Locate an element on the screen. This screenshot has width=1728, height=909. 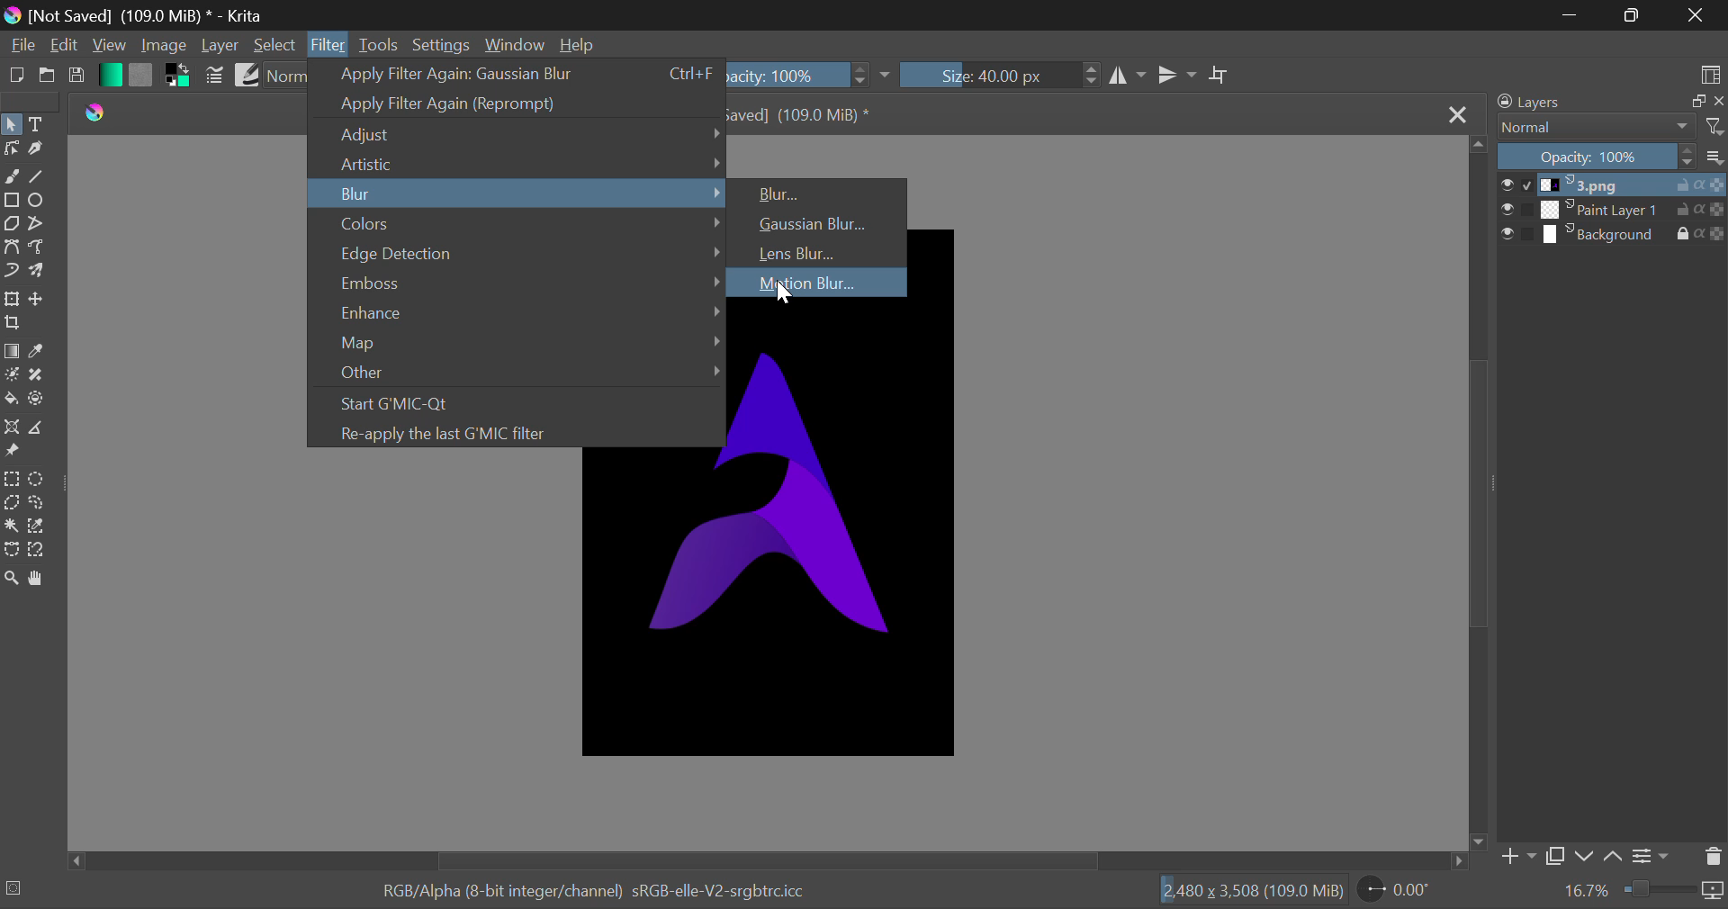
Enclose and Fill is located at coordinates (38, 401).